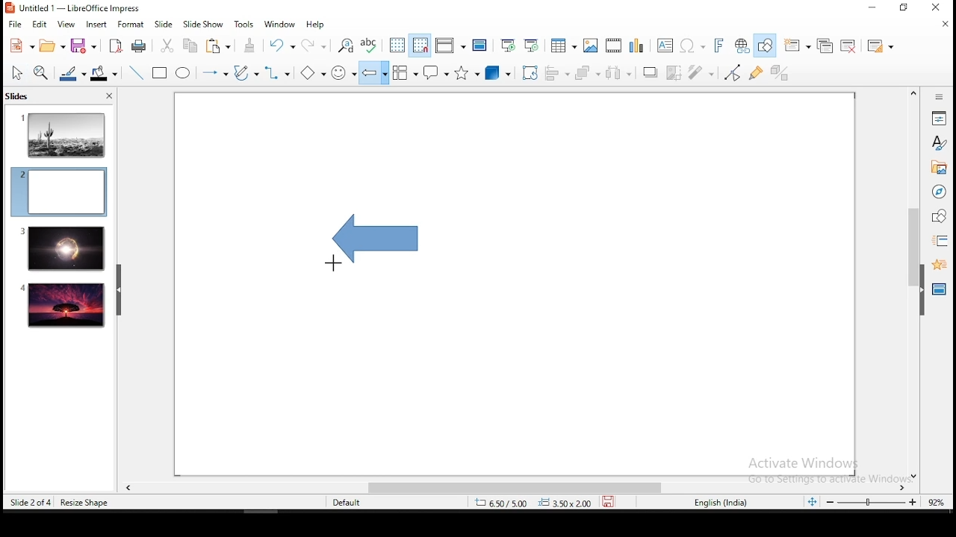 Image resolution: width=956 pixels, height=537 pixels. I want to click on tools, so click(245, 25).